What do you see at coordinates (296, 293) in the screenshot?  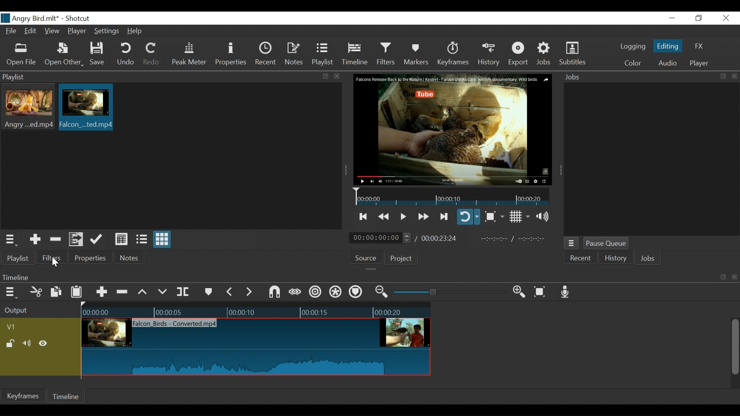 I see `Scrub while dragging` at bounding box center [296, 293].